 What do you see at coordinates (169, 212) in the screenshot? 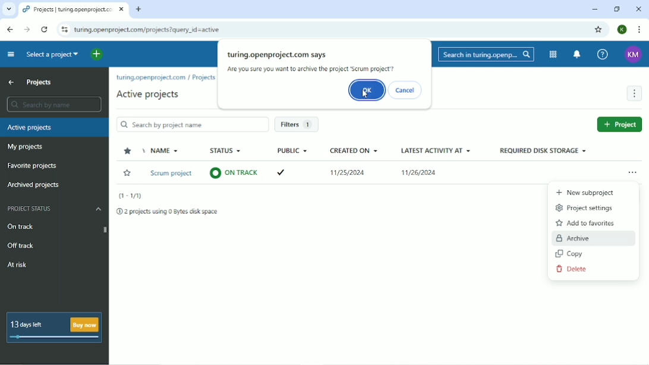
I see `2 projects using 0 Bytes disk space` at bounding box center [169, 212].